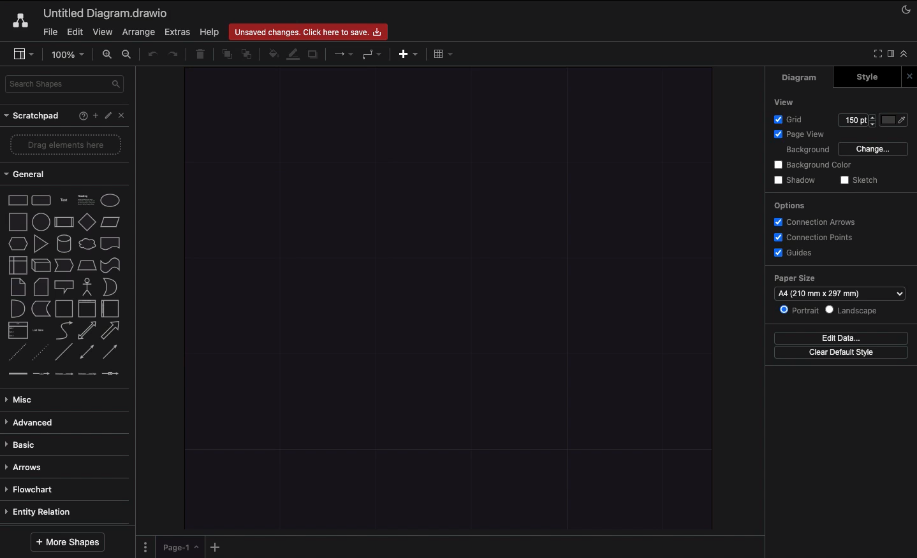 Image resolution: width=917 pixels, height=558 pixels. I want to click on Clear default style, so click(843, 353).